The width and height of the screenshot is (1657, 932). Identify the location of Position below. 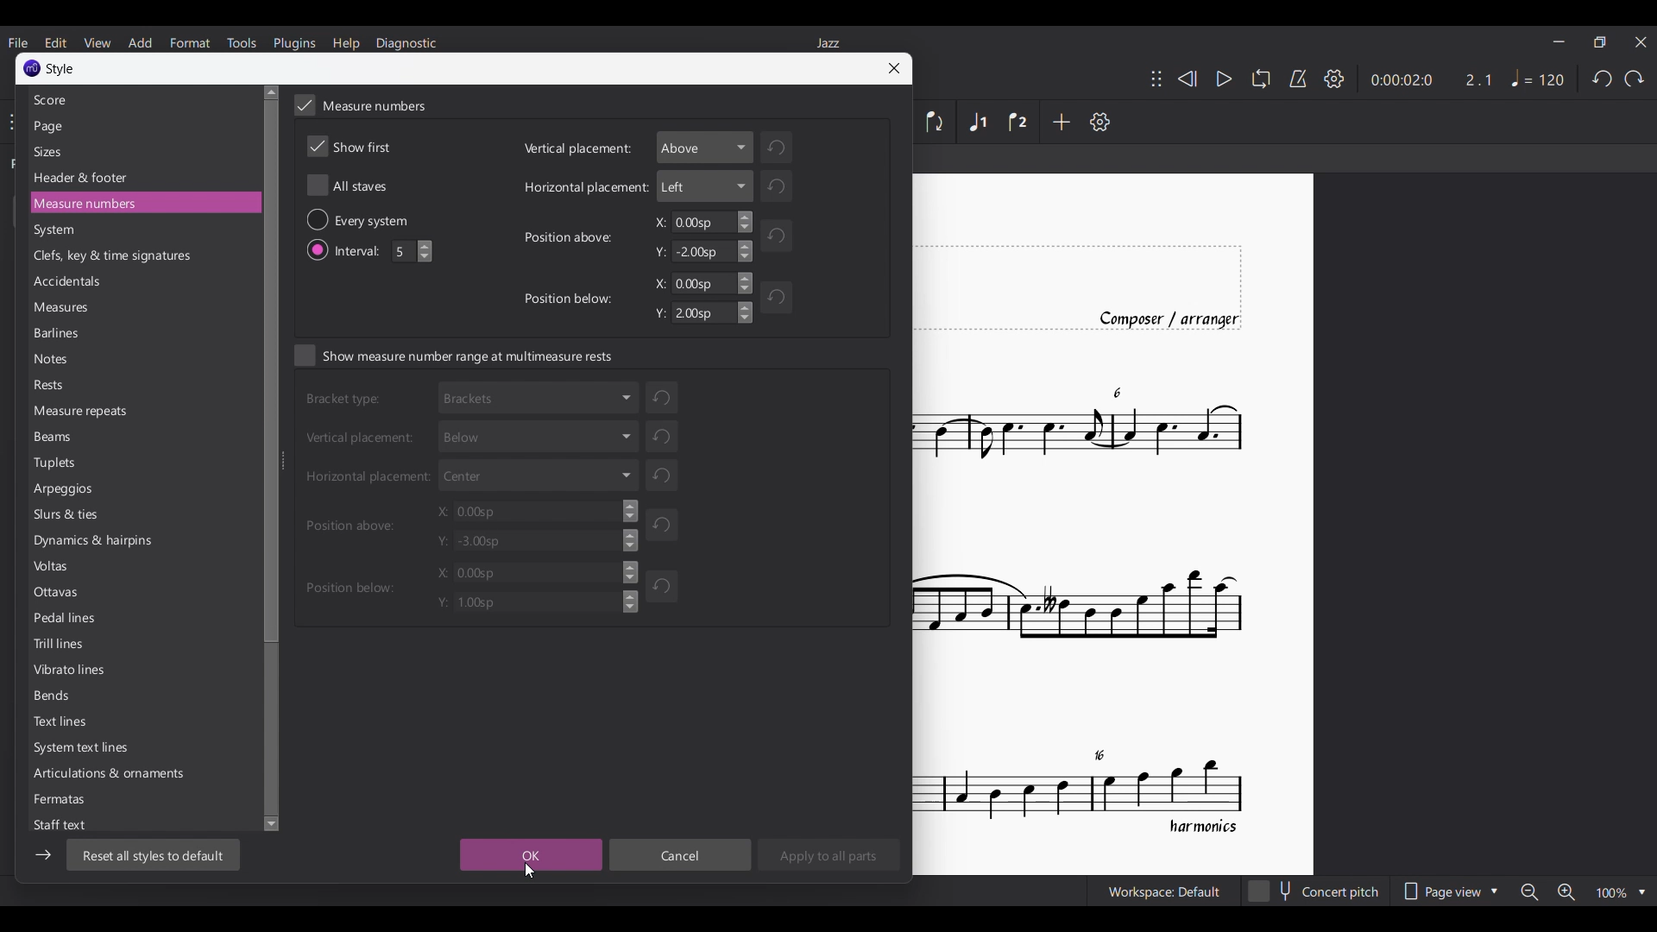
(349, 585).